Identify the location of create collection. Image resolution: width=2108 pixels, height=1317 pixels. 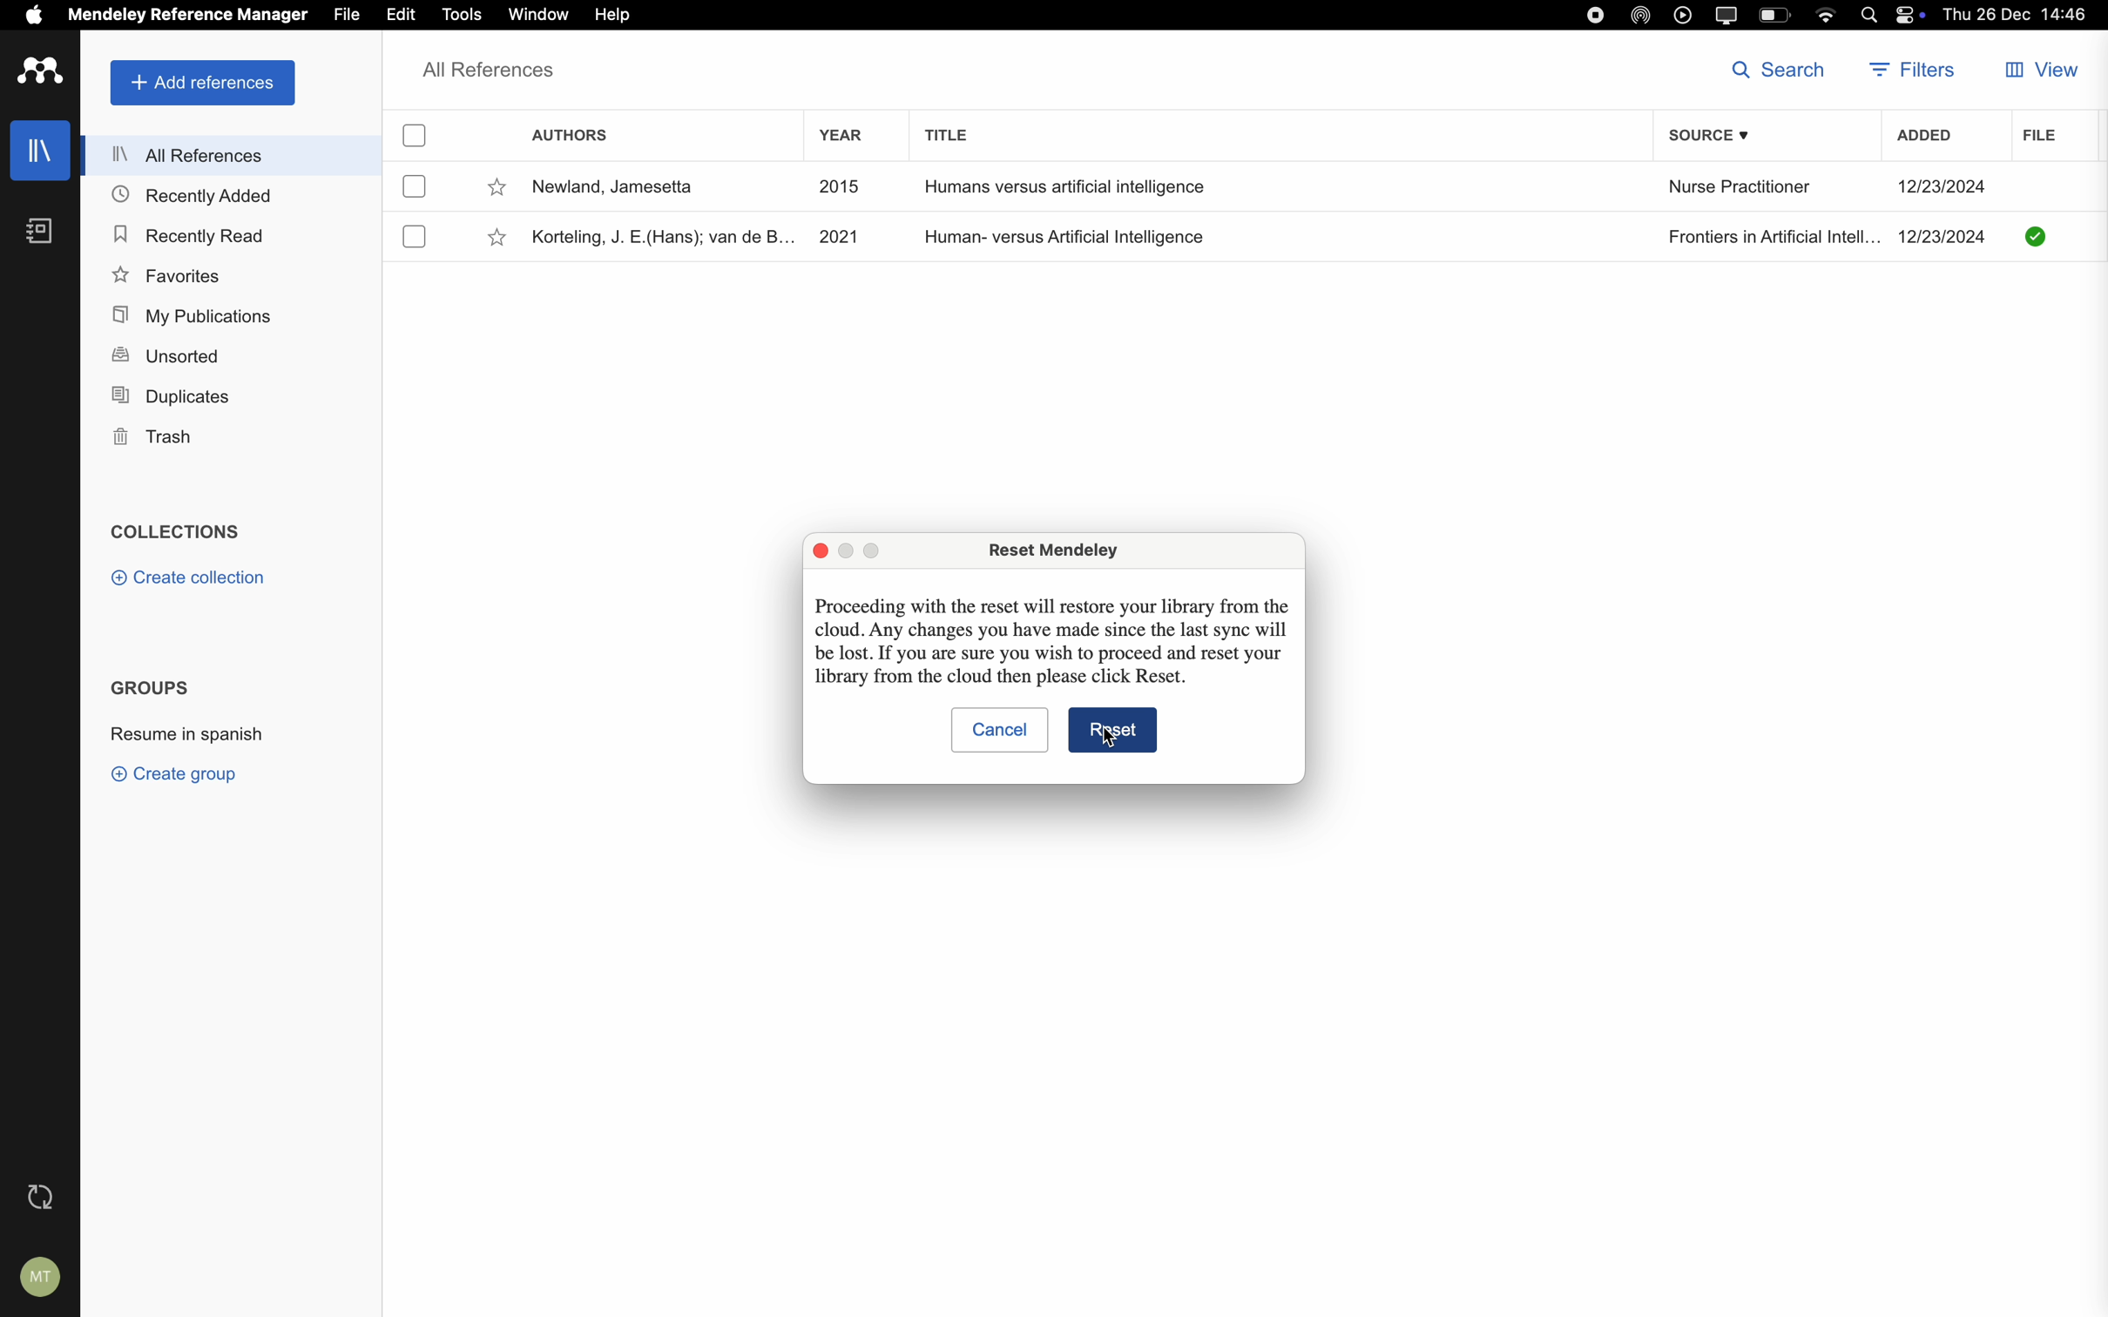
(186, 580).